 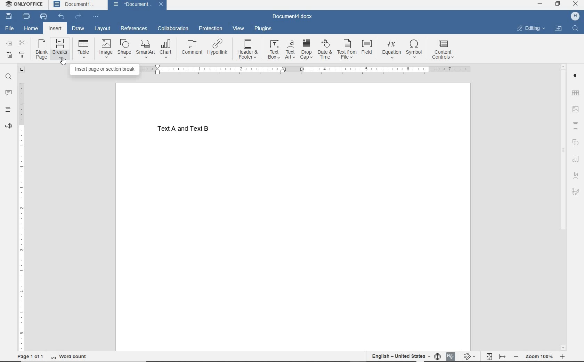 What do you see at coordinates (44, 17) in the screenshot?
I see `QUICK PRINT` at bounding box center [44, 17].